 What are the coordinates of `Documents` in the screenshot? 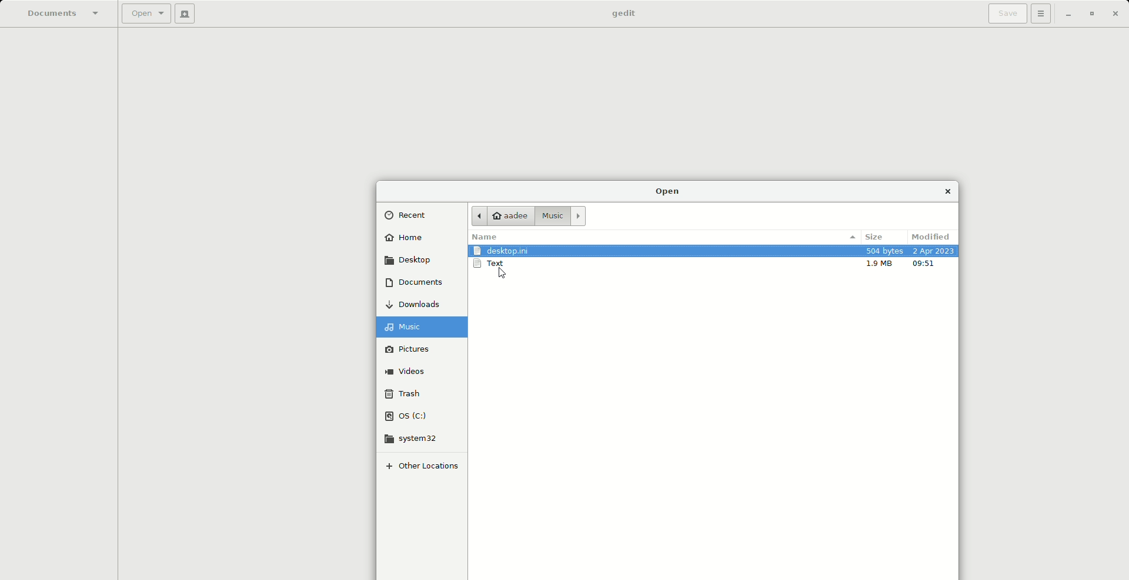 It's located at (416, 286).